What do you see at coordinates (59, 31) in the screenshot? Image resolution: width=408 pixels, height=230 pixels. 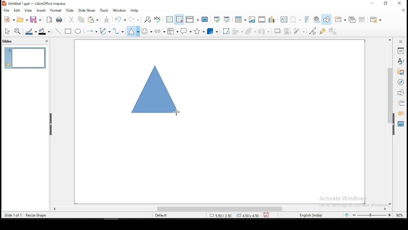 I see `line` at bounding box center [59, 31].